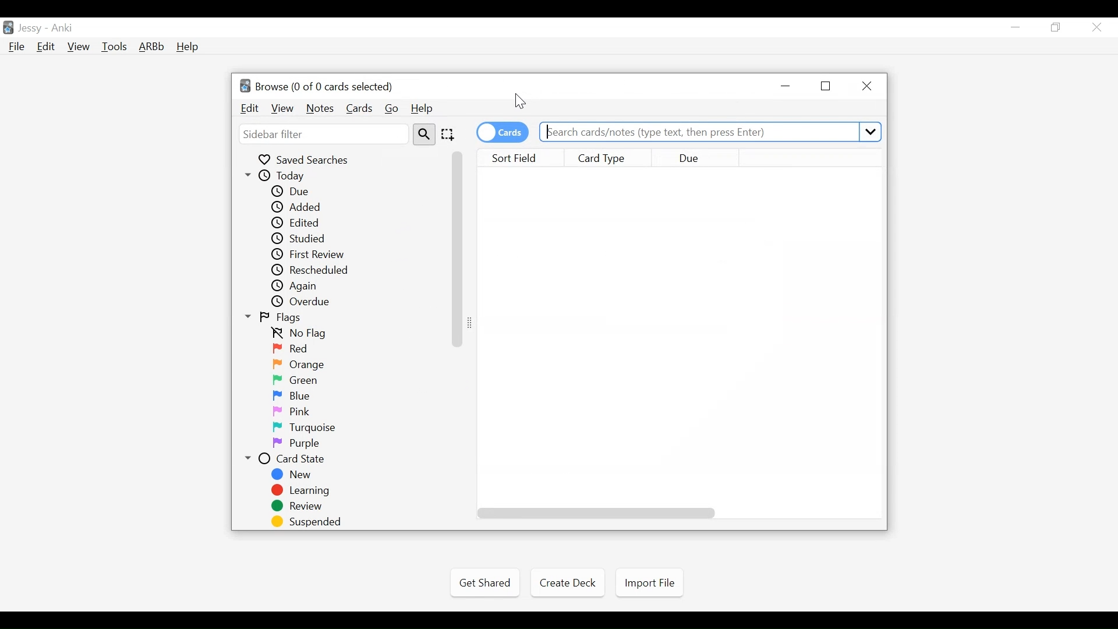  I want to click on Restore, so click(1057, 27).